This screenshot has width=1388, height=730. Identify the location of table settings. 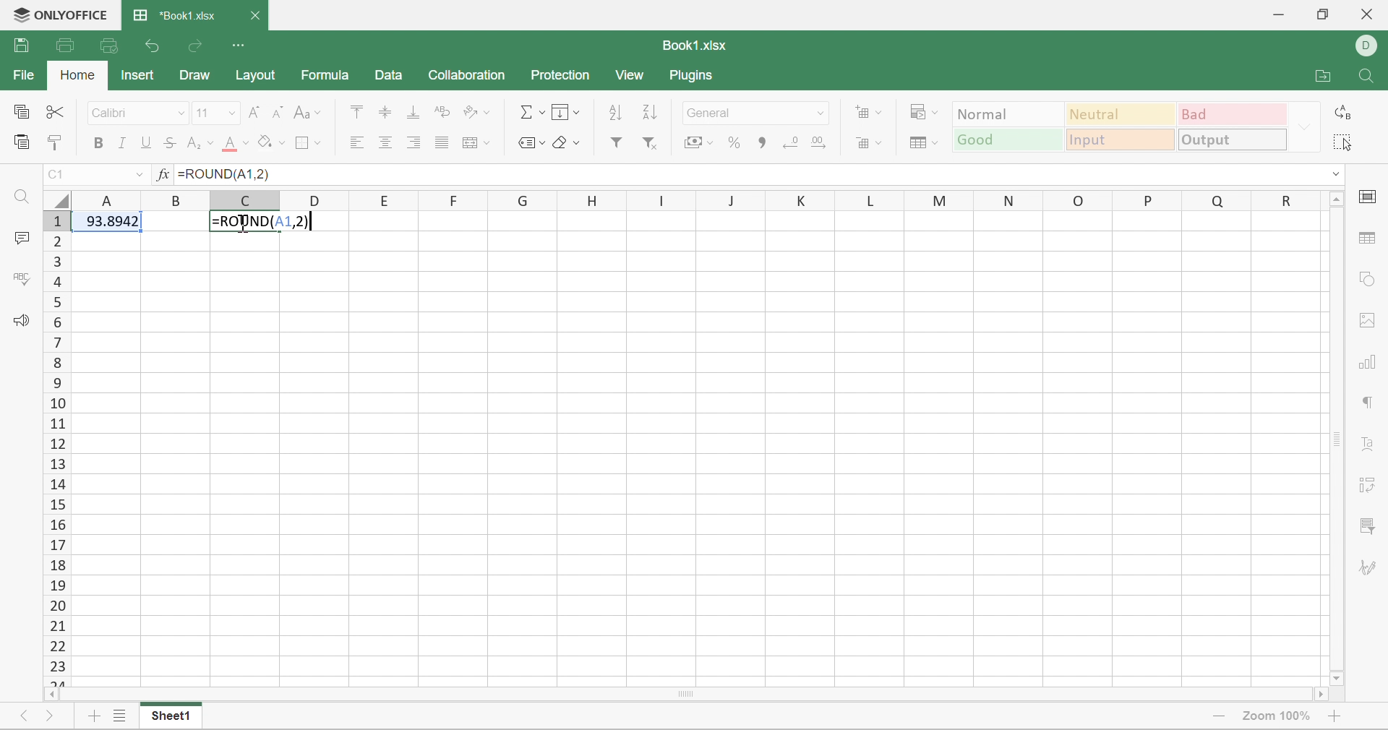
(1369, 239).